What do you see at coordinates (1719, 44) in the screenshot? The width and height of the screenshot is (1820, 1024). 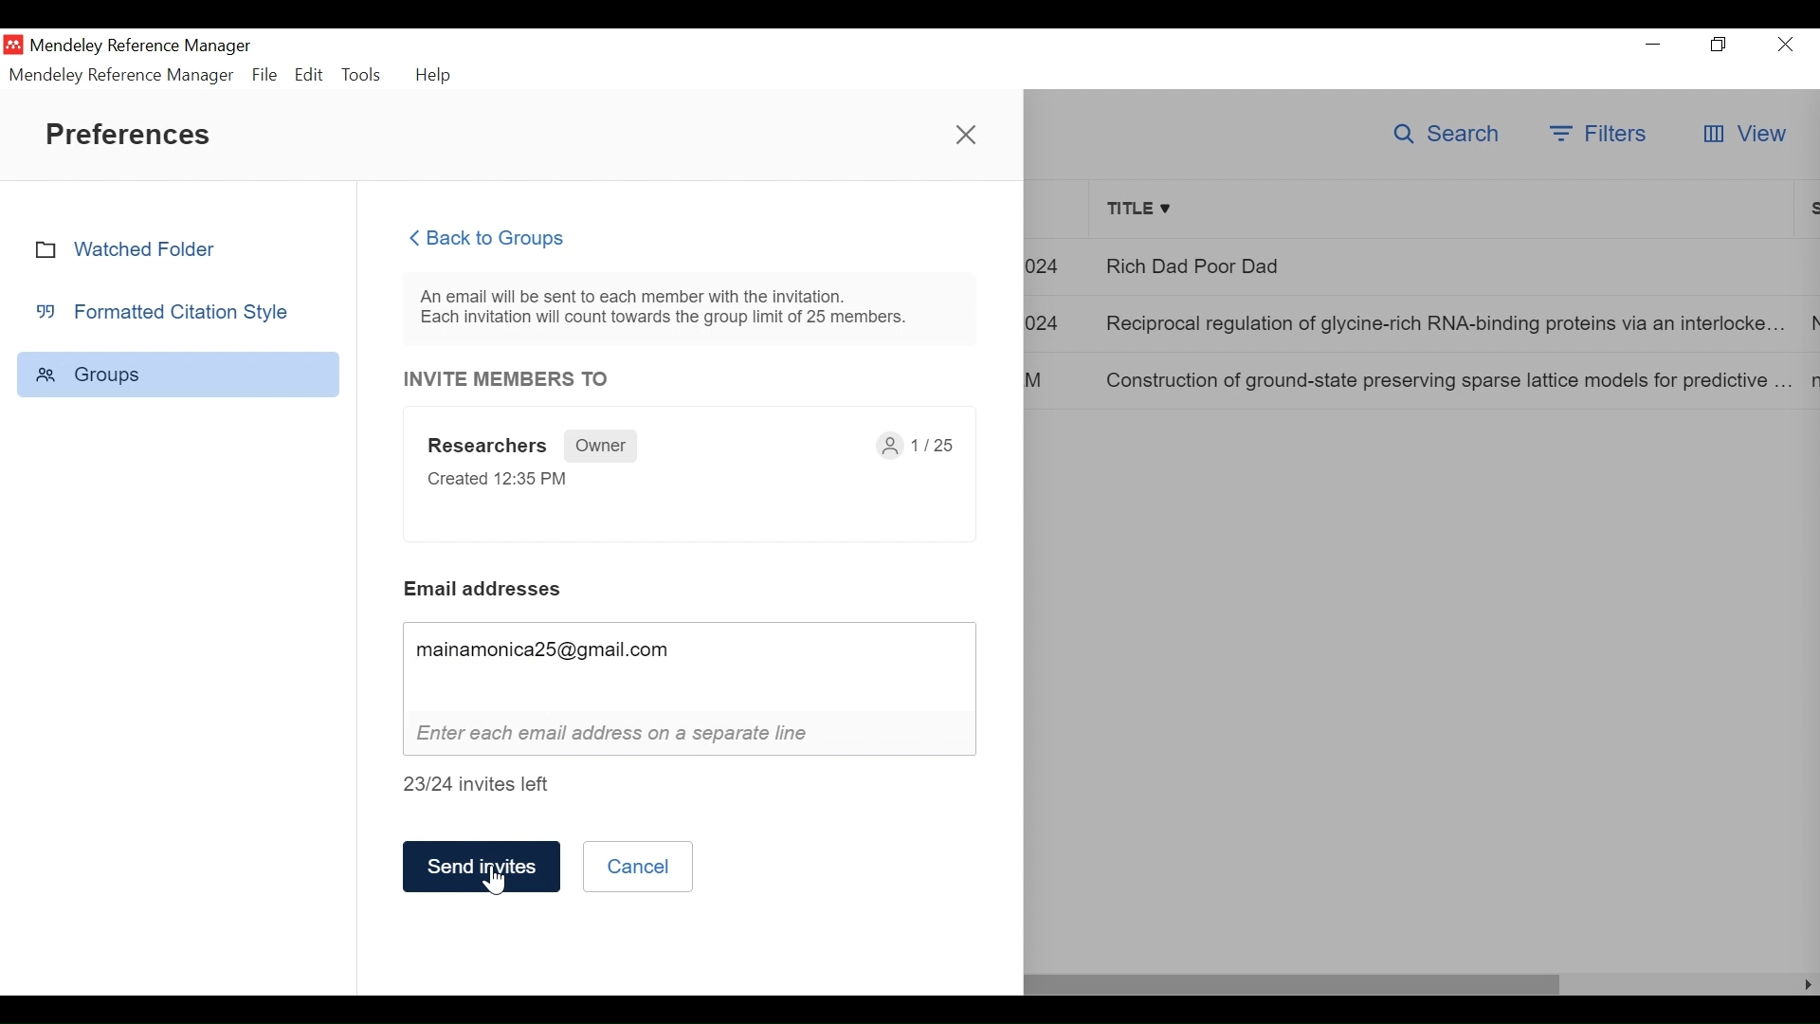 I see `Restore` at bounding box center [1719, 44].